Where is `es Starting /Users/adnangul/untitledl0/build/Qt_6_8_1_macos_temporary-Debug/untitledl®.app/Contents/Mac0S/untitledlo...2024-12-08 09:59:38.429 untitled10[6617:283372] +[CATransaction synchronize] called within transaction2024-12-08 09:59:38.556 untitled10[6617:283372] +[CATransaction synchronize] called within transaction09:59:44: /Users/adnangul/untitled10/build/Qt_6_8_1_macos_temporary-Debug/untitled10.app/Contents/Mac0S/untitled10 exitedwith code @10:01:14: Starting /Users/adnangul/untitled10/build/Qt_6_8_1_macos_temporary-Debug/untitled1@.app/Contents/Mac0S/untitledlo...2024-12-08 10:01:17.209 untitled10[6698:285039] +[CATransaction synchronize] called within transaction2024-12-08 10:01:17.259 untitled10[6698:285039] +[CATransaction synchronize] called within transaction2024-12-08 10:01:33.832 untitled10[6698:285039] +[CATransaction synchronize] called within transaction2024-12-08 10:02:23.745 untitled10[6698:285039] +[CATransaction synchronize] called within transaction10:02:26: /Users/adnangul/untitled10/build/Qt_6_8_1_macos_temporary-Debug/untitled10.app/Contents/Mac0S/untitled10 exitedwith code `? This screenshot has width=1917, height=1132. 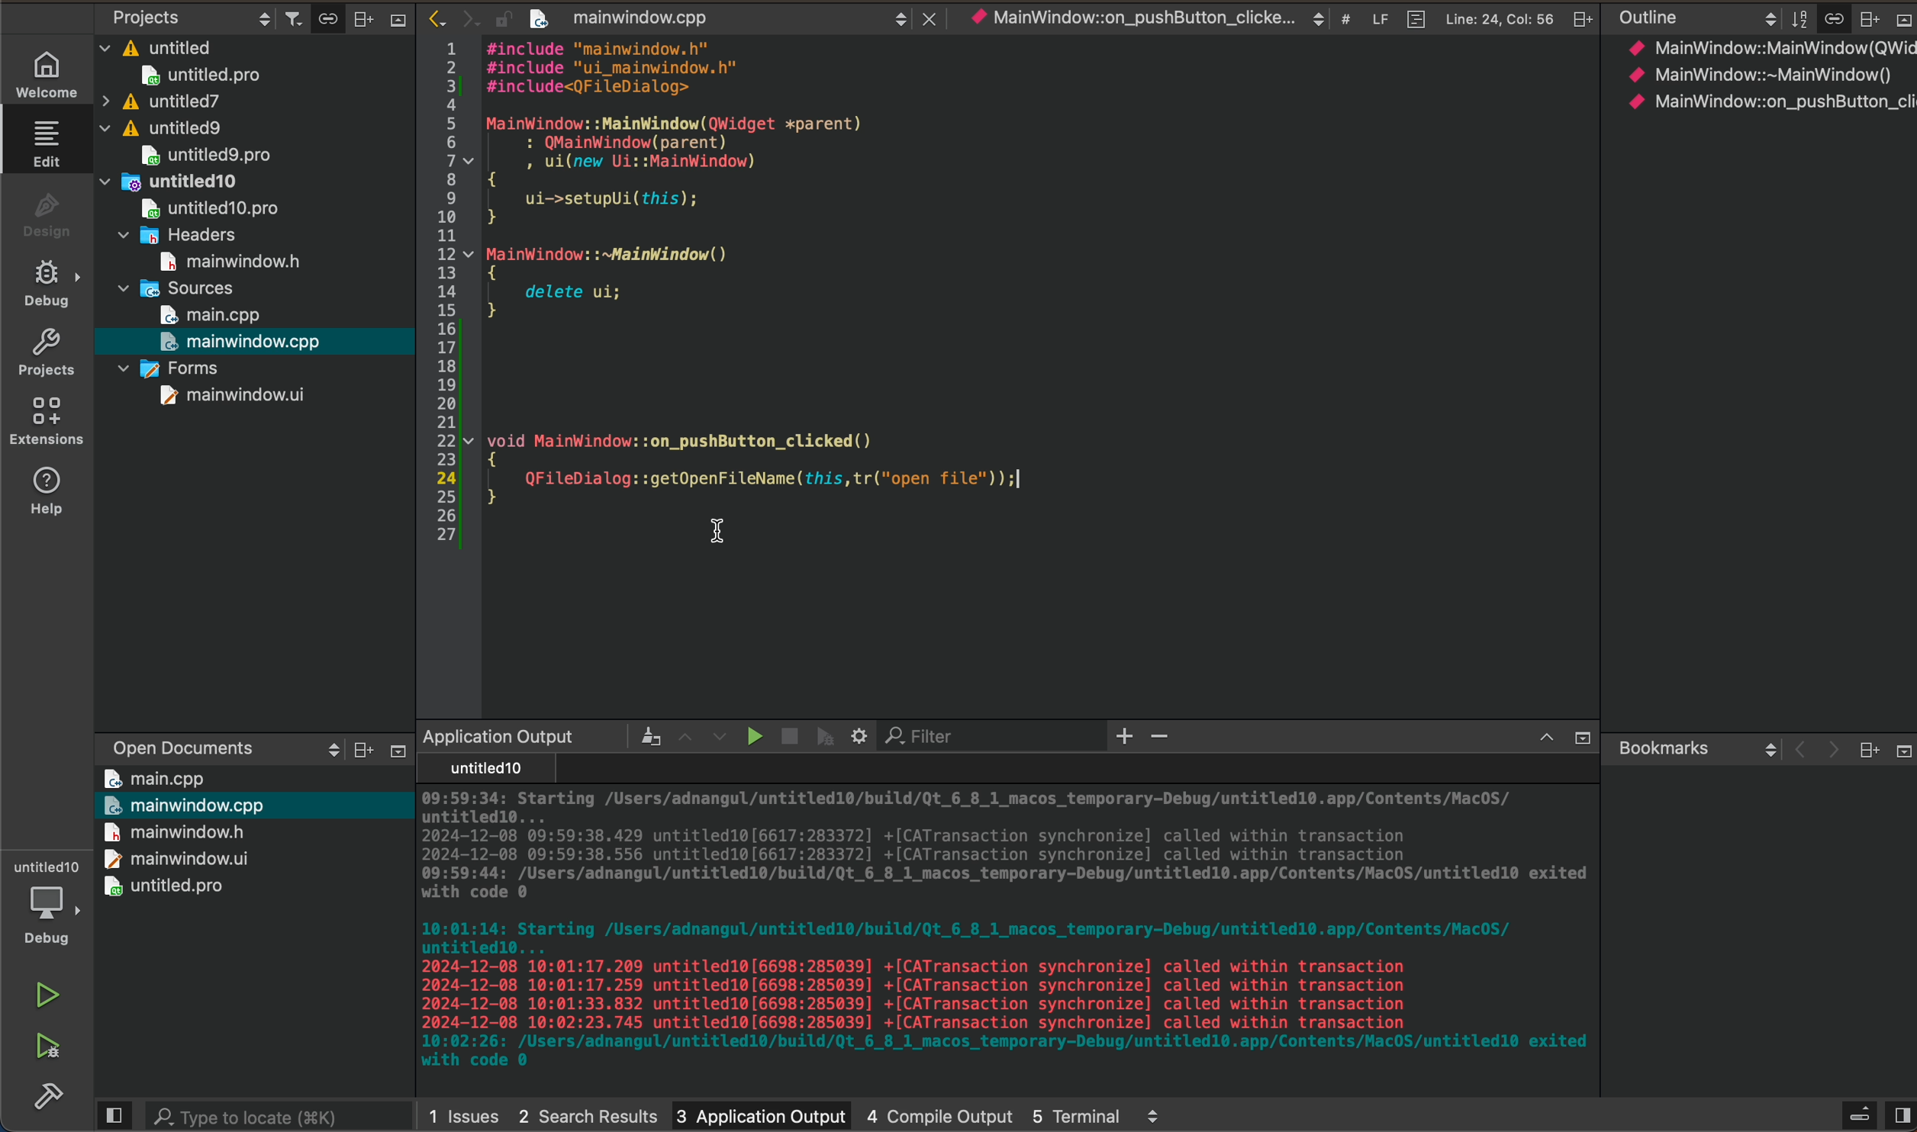
es Starting /Users/adnangul/untitledl0/build/Qt_6_8_1_macos_temporary-Debug/untitledl®.app/Contents/Mac0S/untitledlo...2024-12-08 09:59:38.429 untitled10[6617:283372] +[CATransaction synchronize] called within transaction2024-12-08 09:59:38.556 untitled10[6617:283372] +[CATransaction synchronize] called within transaction09:59:44: /Users/adnangul/untitled10/build/Qt_6_8_1_macos_temporary-Debug/untitled10.app/Contents/Mac0S/untitled10 exitedwith code @10:01:14: Starting /Users/adnangul/untitled10/build/Qt_6_8_1_macos_temporary-Debug/untitled1@.app/Contents/Mac0S/untitledlo...2024-12-08 10:01:17.209 untitled10[6698:285039] +[CATransaction synchronize] called within transaction2024-12-08 10:01:17.259 untitled10[6698:285039] +[CATransaction synchronize] called within transaction2024-12-08 10:01:33.832 untitled10[6698:285039] +[CATransaction synchronize] called within transaction2024-12-08 10:02:23.745 untitled10[6698:285039] +[CATransaction synchronize] called within transaction10:02:26: /Users/adnangul/untitled10/build/Qt_6_8_1_macos_temporary-Debug/untitled10.app/Contents/Mac0S/untitled10 exitedwith code  is located at coordinates (997, 934).